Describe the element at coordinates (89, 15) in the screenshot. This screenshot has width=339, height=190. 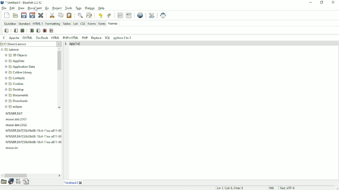
I see `Advanced find and replace ` at that location.